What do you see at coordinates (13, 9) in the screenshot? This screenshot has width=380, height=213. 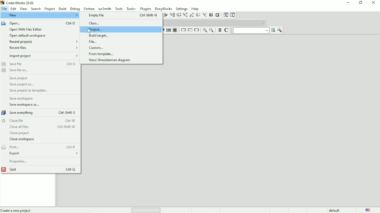 I see `Edit` at bounding box center [13, 9].